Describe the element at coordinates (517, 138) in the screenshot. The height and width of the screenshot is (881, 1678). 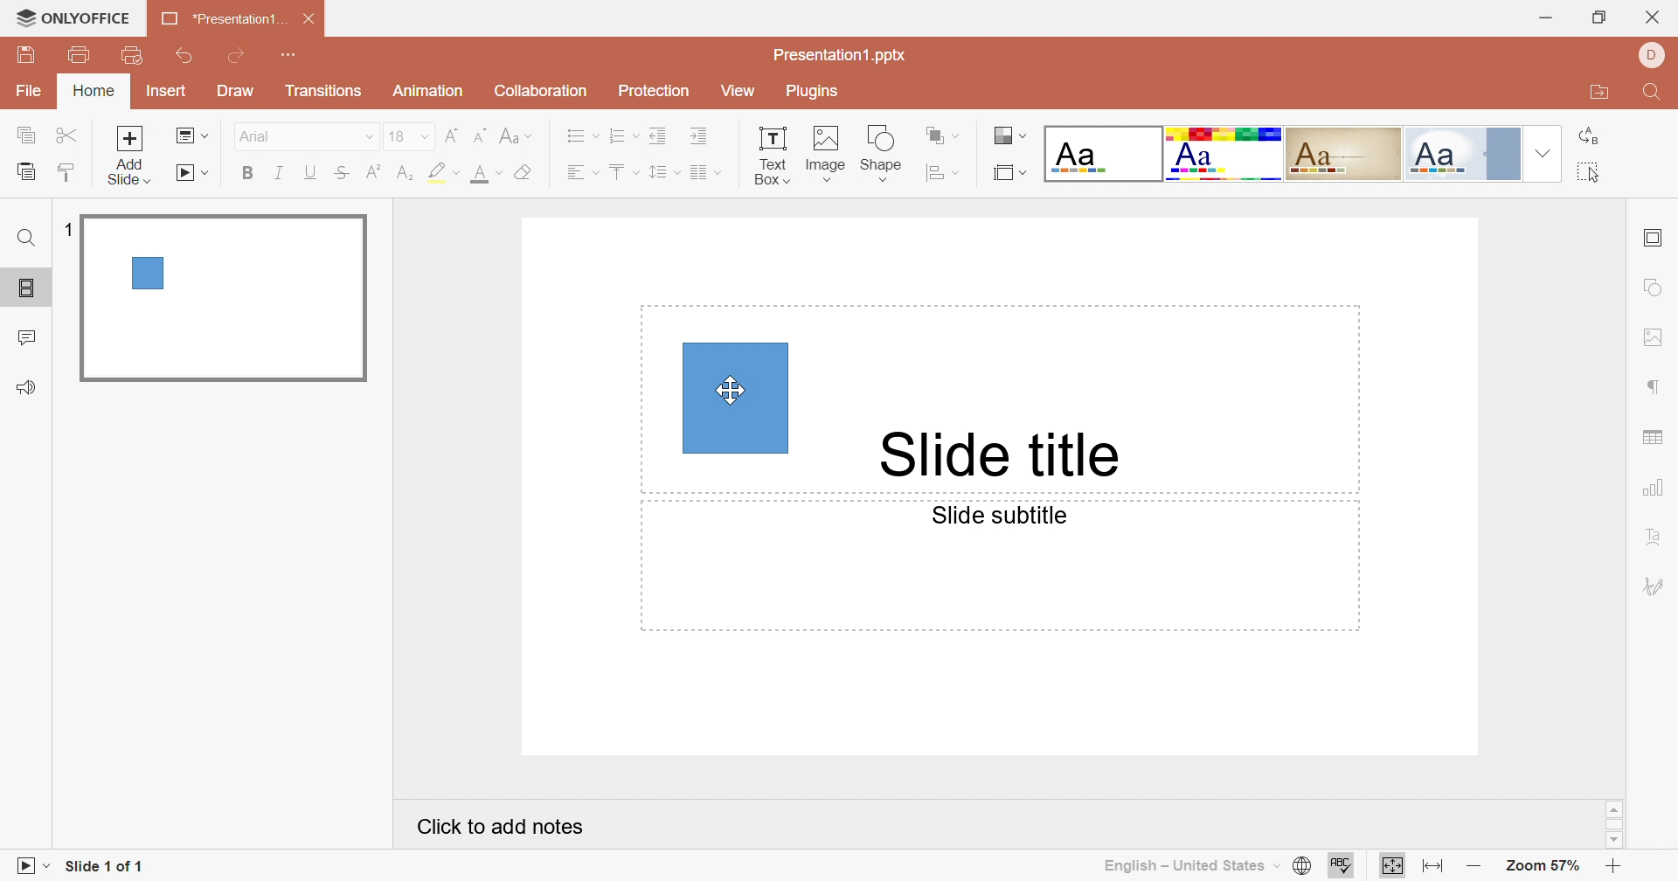
I see `Change case` at that location.